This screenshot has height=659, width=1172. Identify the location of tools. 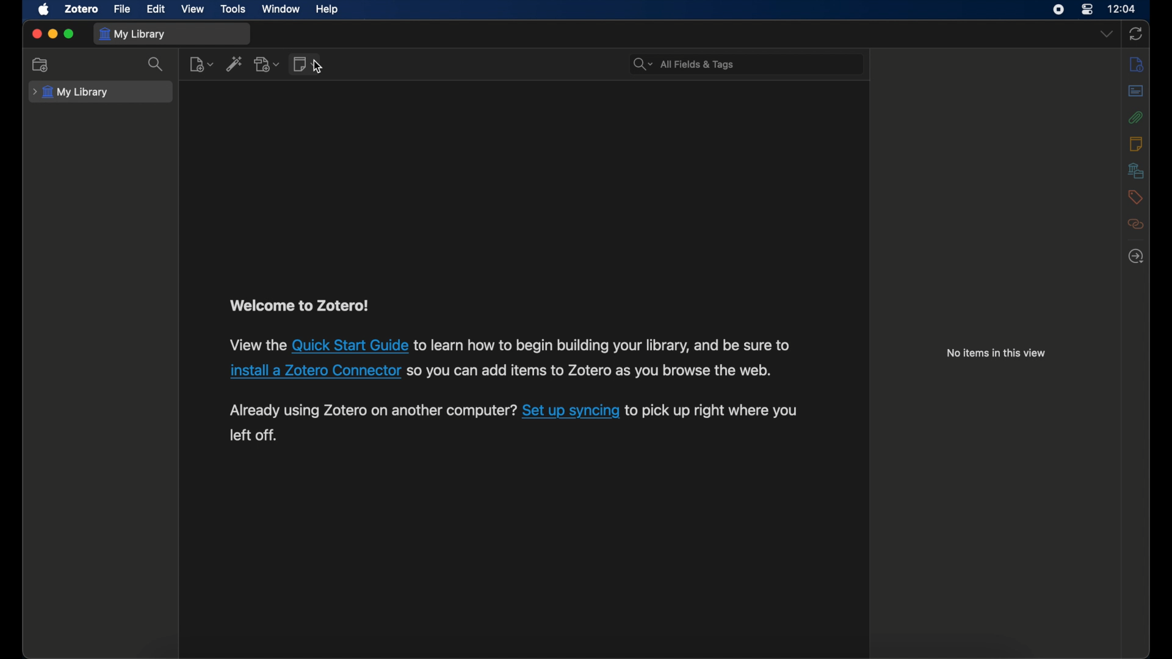
(233, 9).